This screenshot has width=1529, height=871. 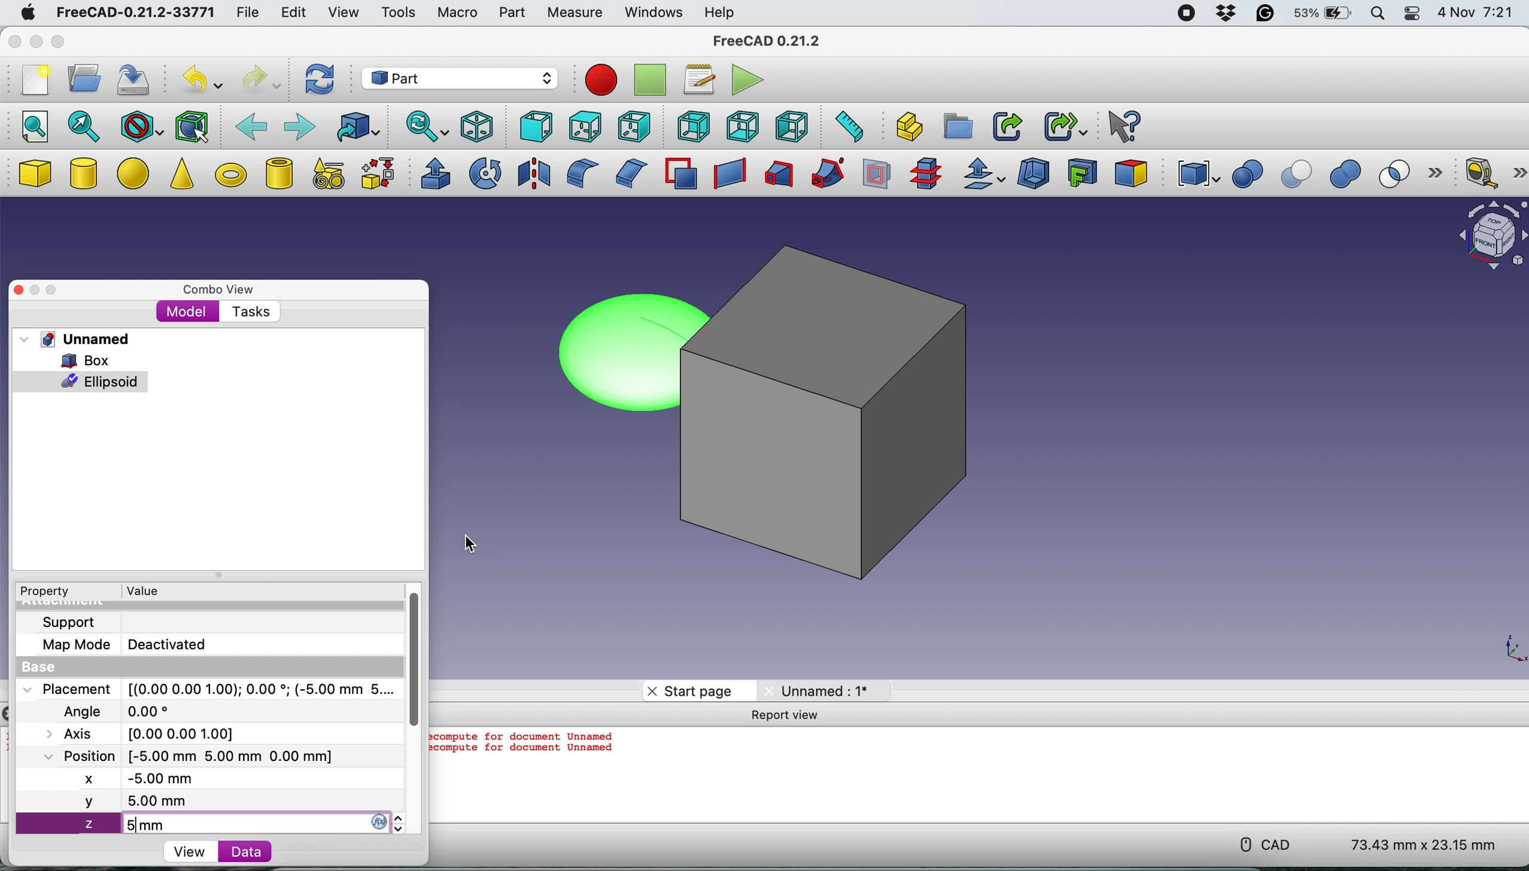 What do you see at coordinates (583, 126) in the screenshot?
I see `top` at bounding box center [583, 126].